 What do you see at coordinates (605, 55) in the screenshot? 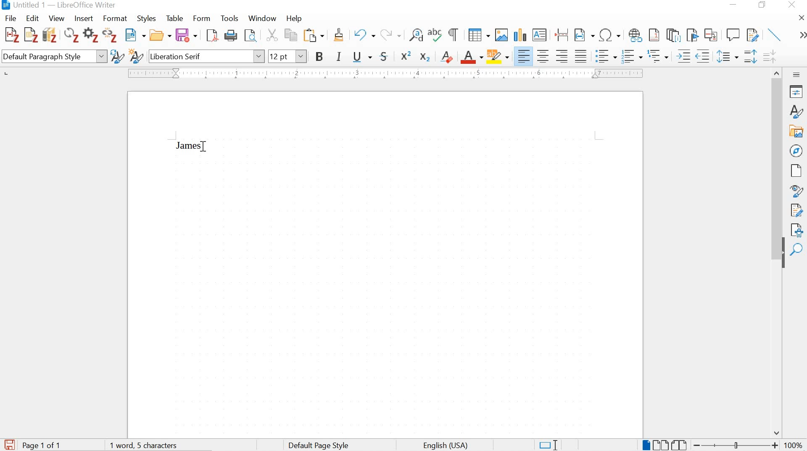
I see `Toggle unorder list` at bounding box center [605, 55].